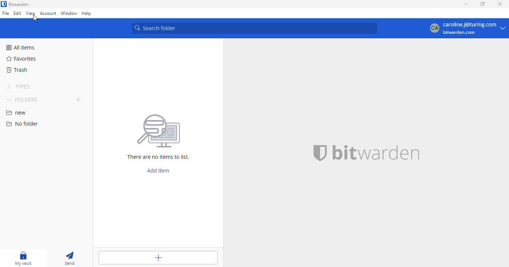 This screenshot has height=267, width=509. What do you see at coordinates (159, 170) in the screenshot?
I see `add item` at bounding box center [159, 170].